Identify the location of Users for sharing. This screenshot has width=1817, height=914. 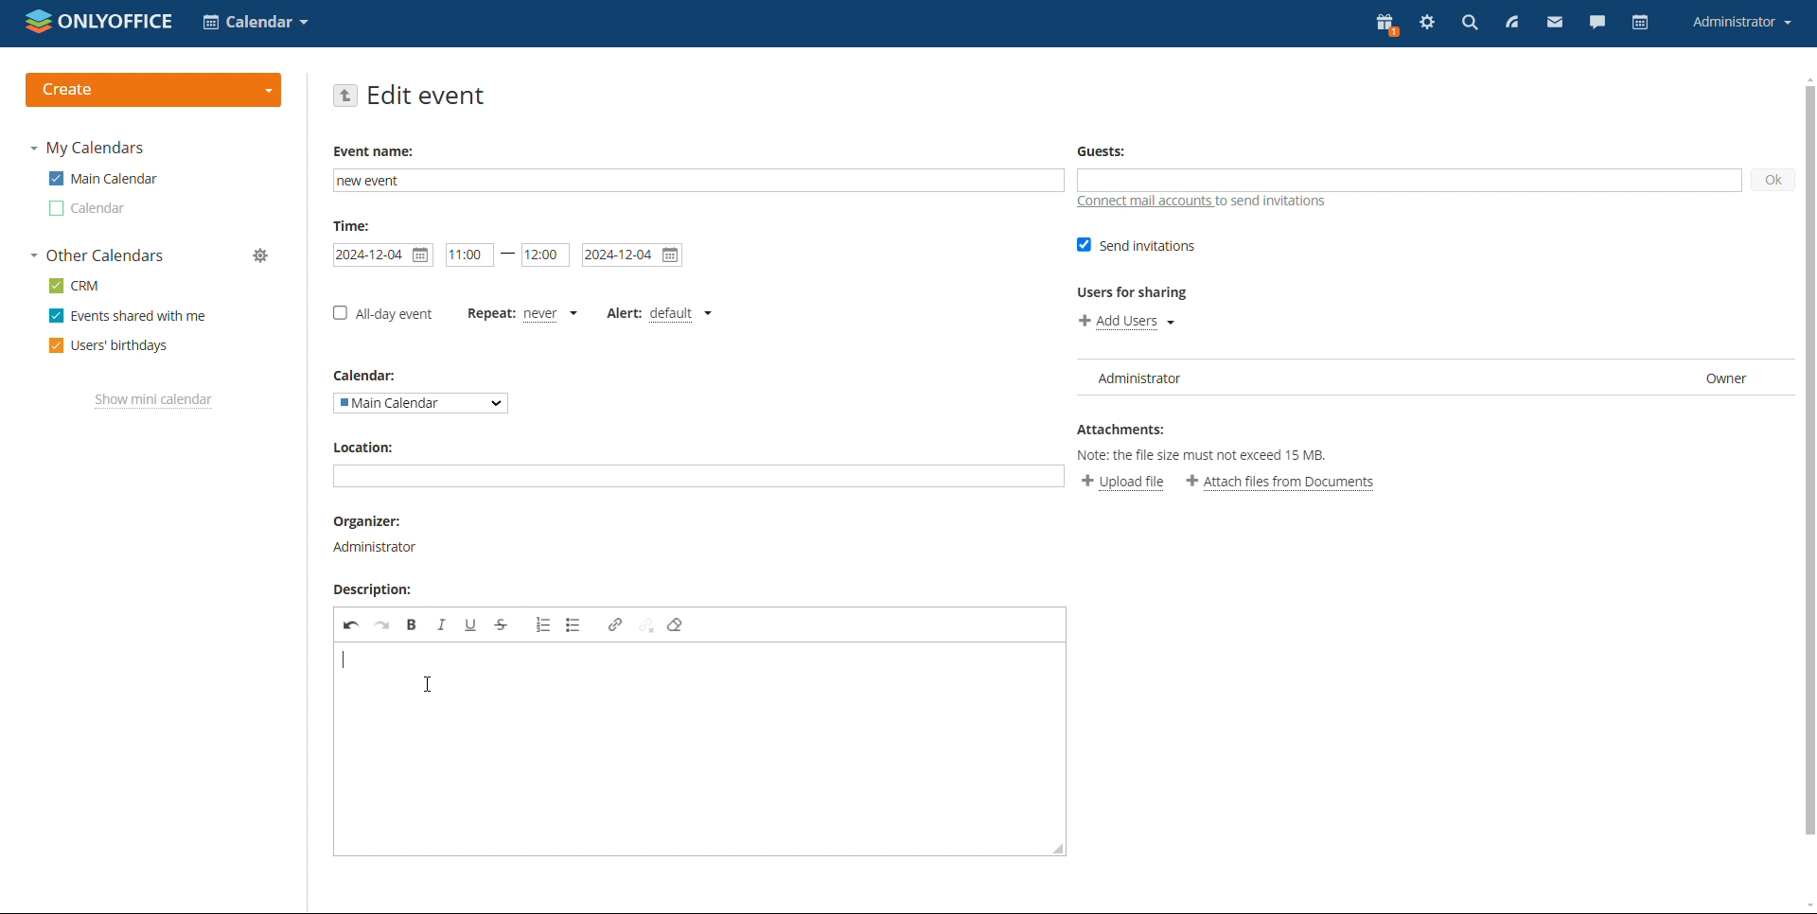
(1133, 293).